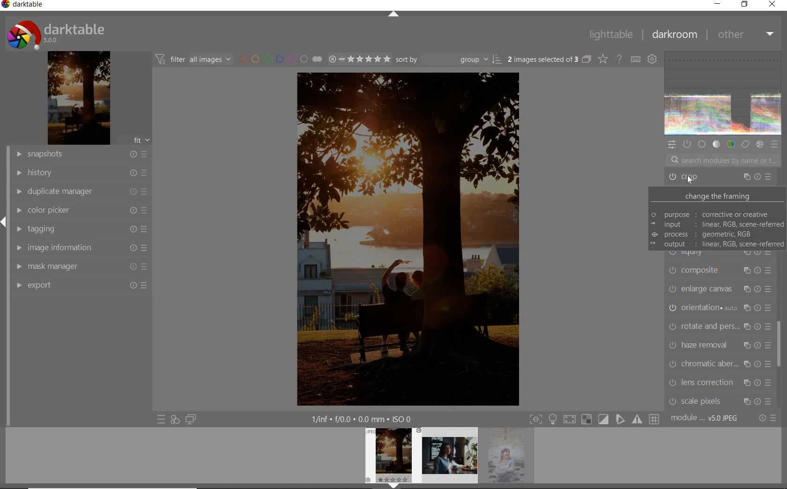 This screenshot has height=489, width=787. What do you see at coordinates (722, 383) in the screenshot?
I see `lens correction` at bounding box center [722, 383].